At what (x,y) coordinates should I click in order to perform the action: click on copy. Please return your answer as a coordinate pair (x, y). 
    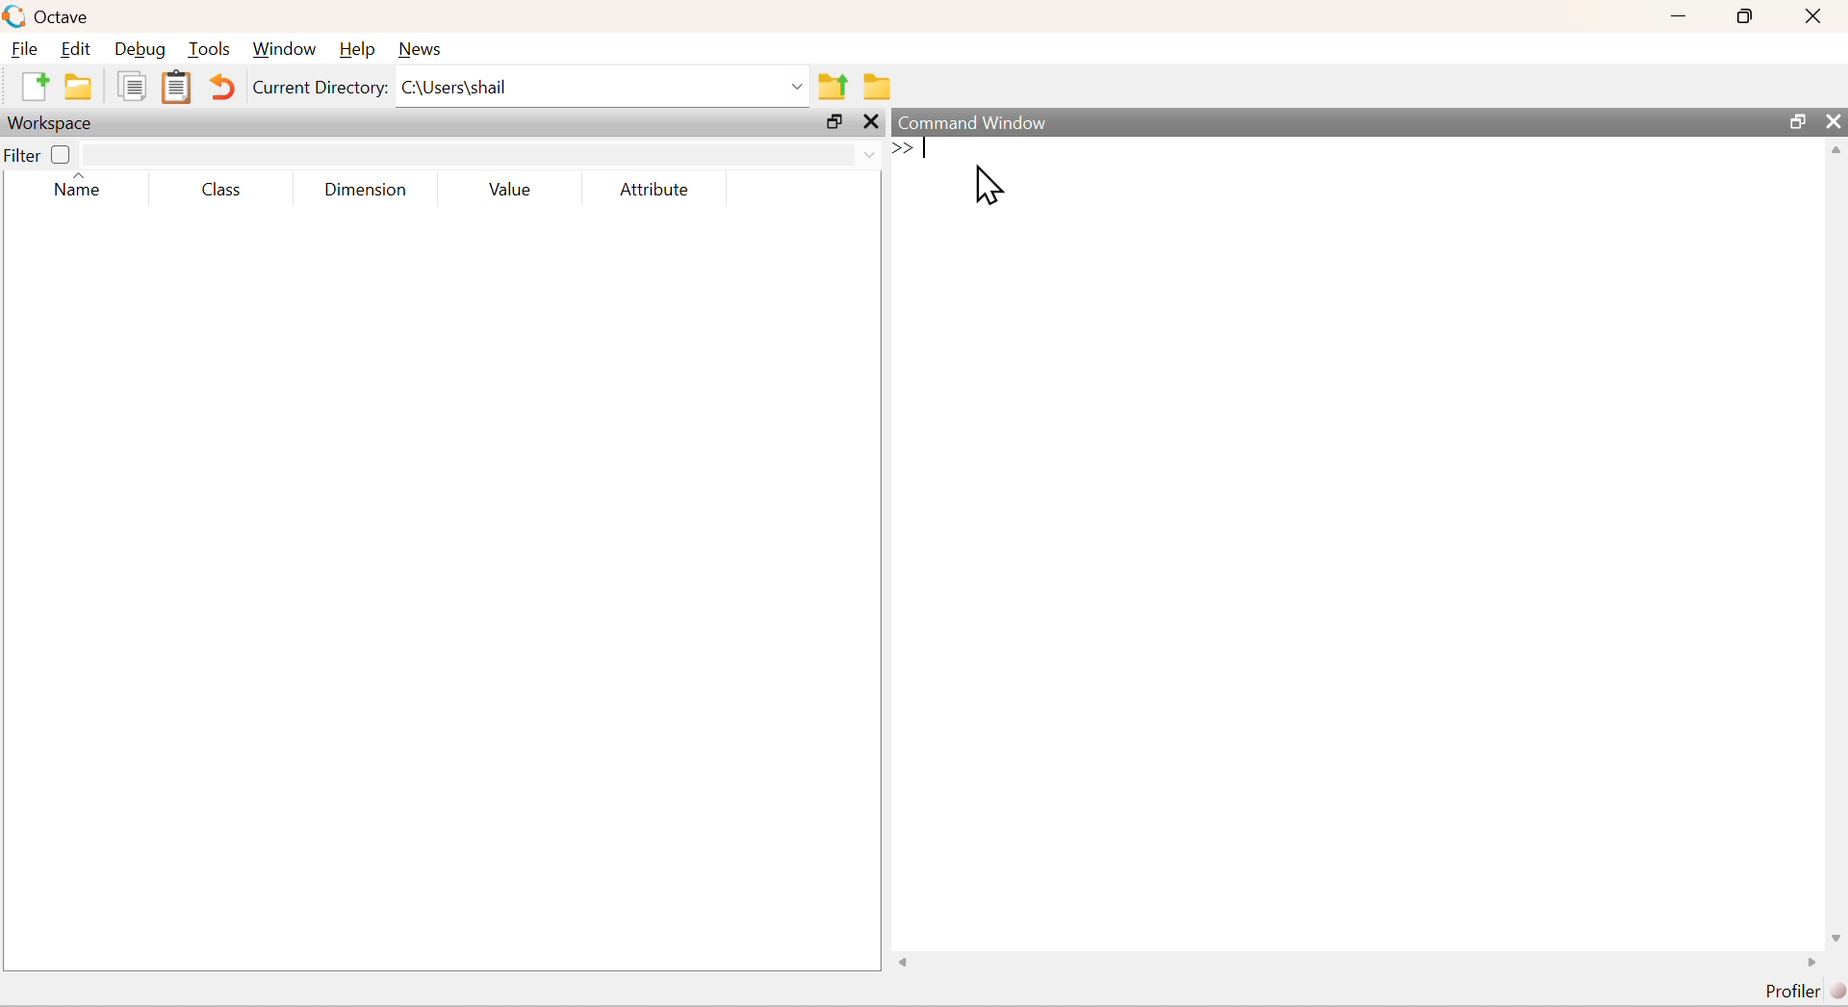
    Looking at the image, I should click on (132, 85).